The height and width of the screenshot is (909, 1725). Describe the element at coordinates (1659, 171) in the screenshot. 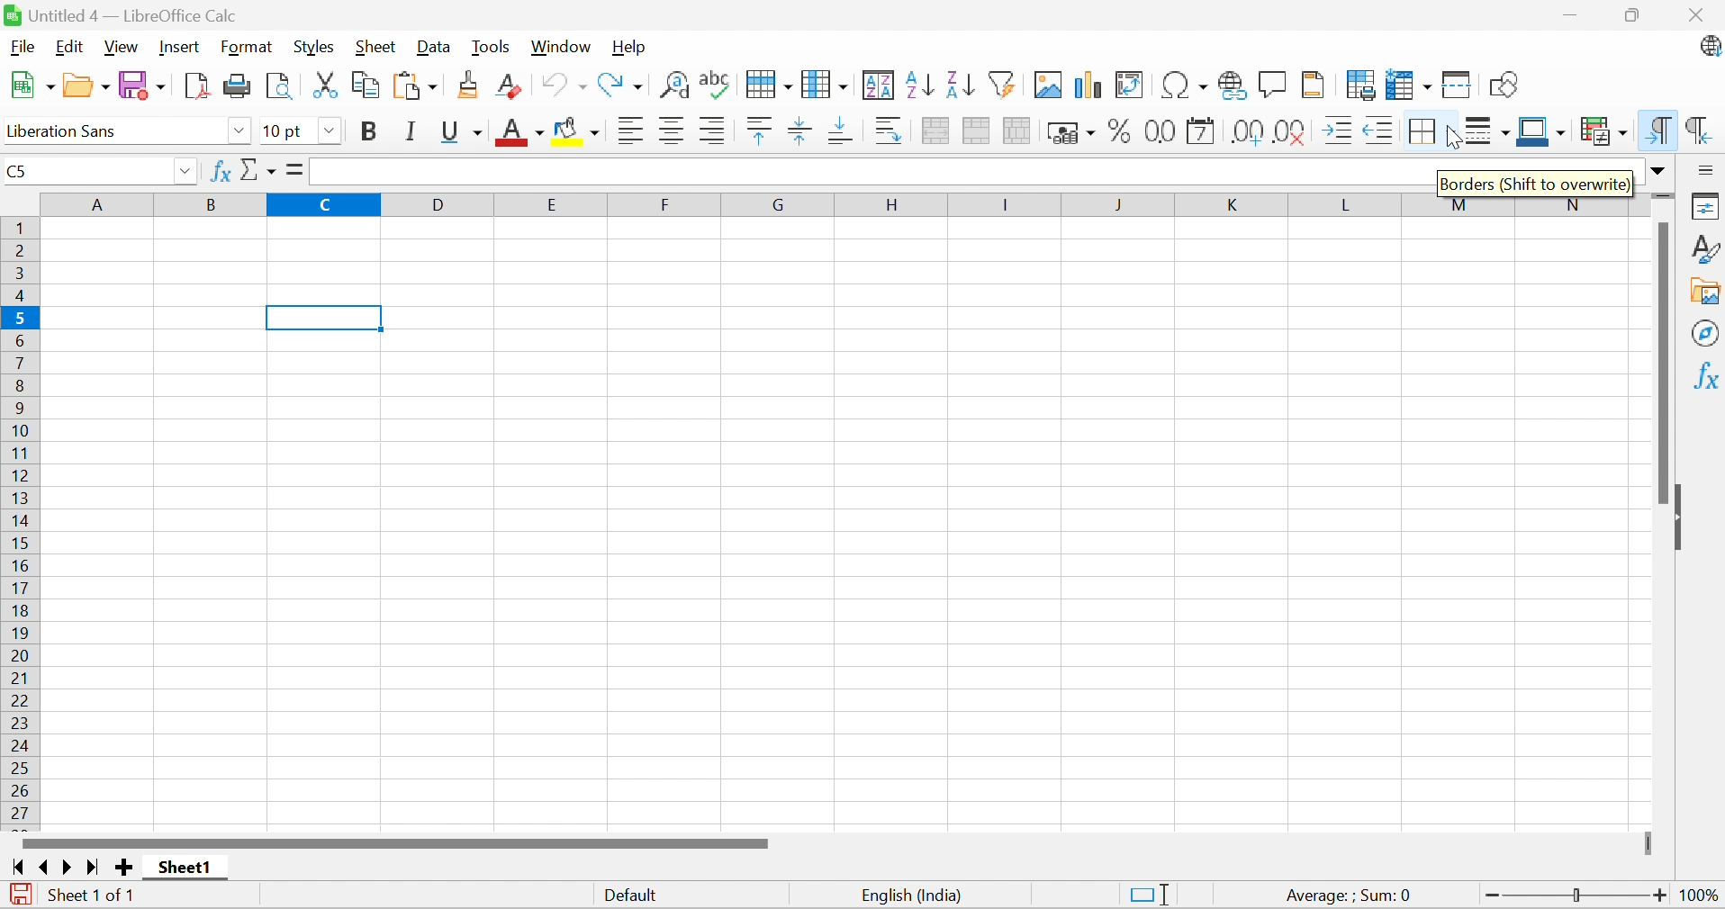

I see `Expand formula bar` at that location.